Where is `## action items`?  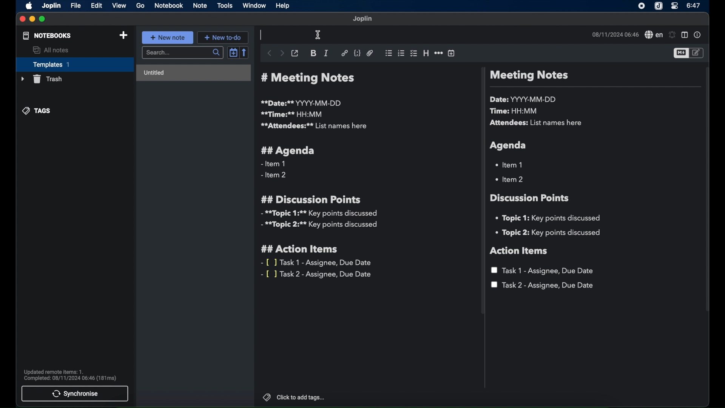
## action items is located at coordinates (301, 249).